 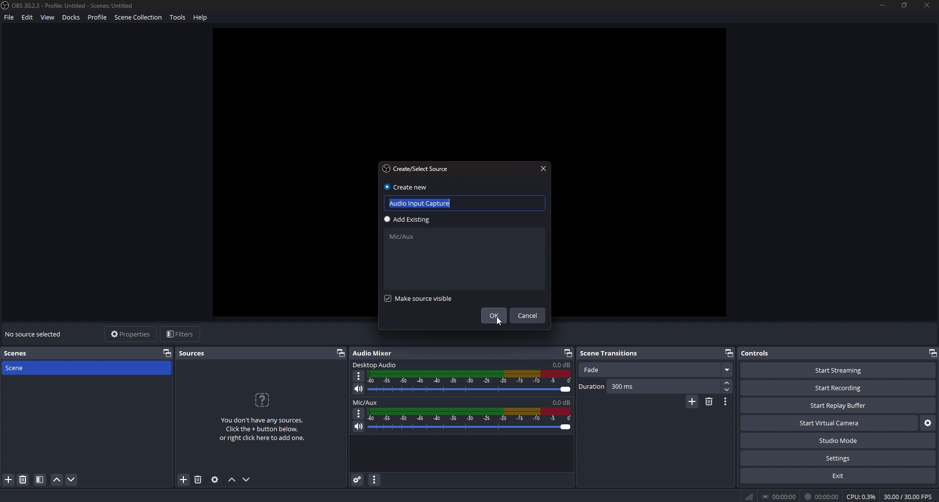 What do you see at coordinates (377, 364) in the screenshot?
I see `desktop audio` at bounding box center [377, 364].